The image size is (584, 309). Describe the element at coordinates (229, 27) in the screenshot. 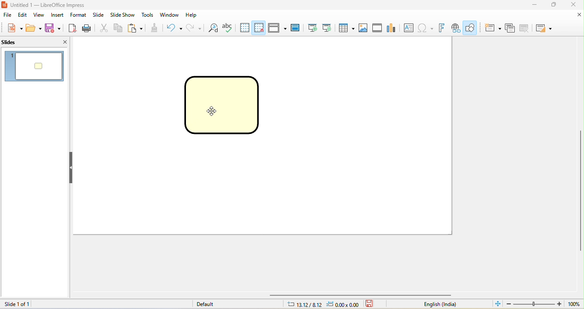

I see `spelling` at that location.